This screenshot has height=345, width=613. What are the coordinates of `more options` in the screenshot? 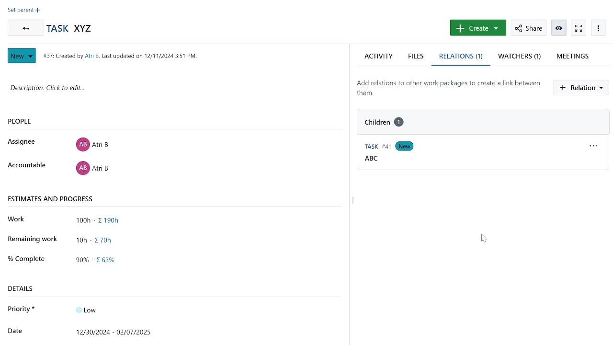 It's located at (598, 28).